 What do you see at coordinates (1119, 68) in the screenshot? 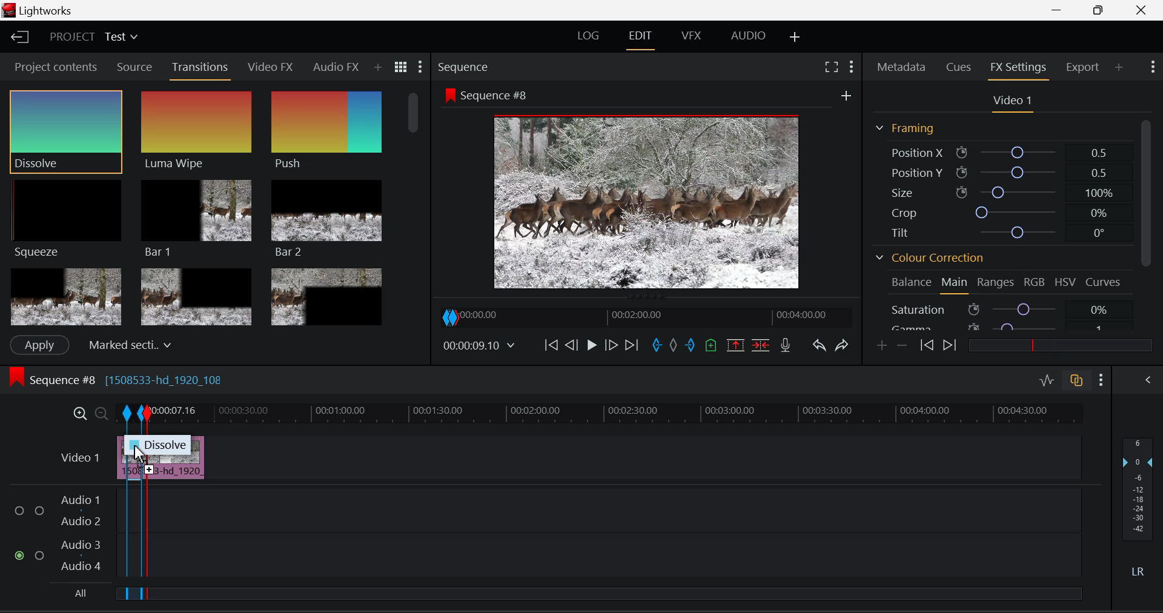
I see `Add Panel` at bounding box center [1119, 68].